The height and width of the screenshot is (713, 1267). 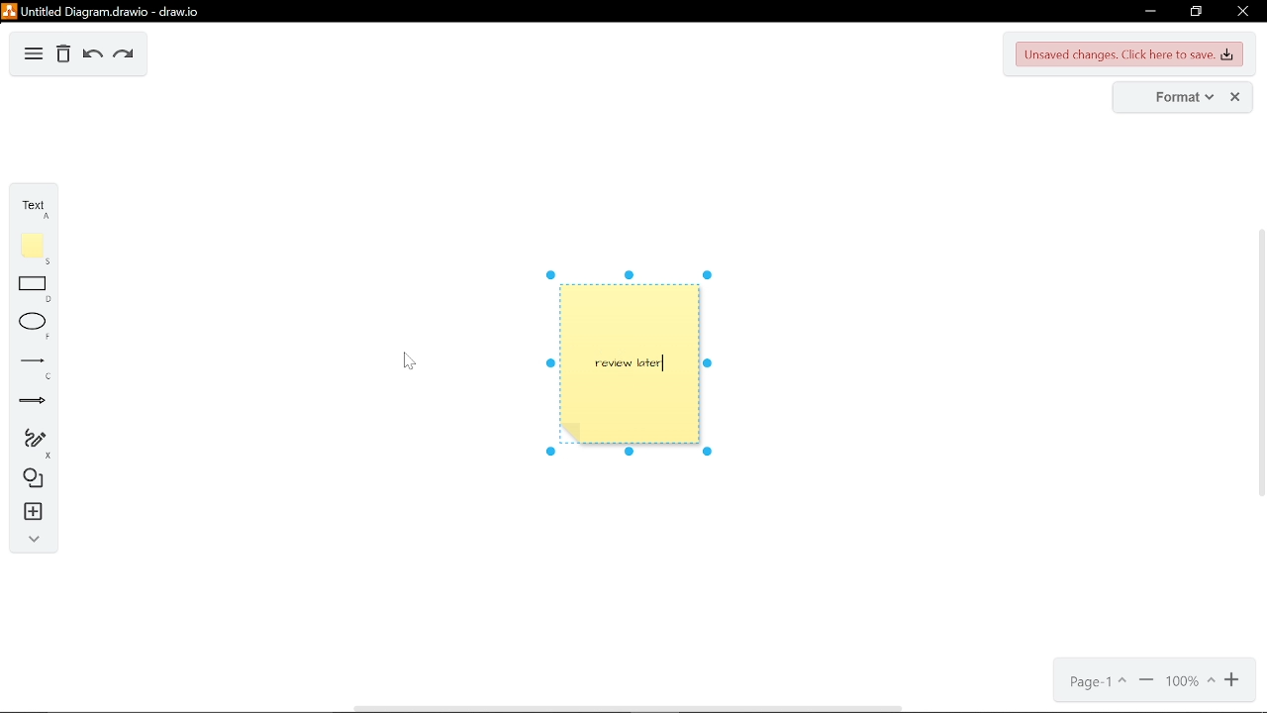 I want to click on zoom in, so click(x=1233, y=681).